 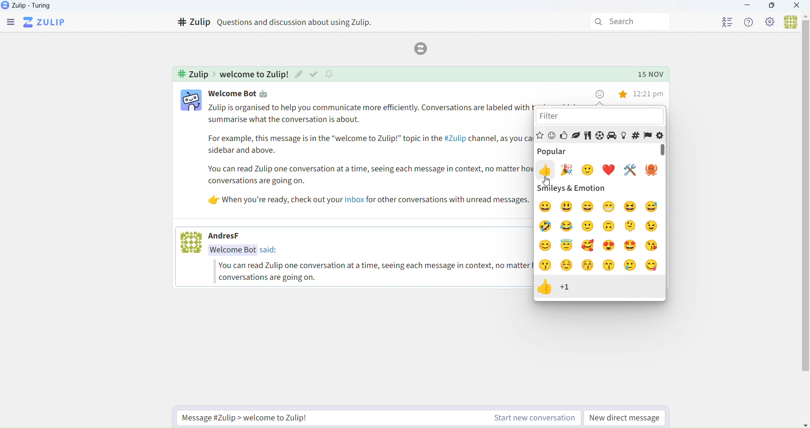 I want to click on Filter, so click(x=602, y=117).